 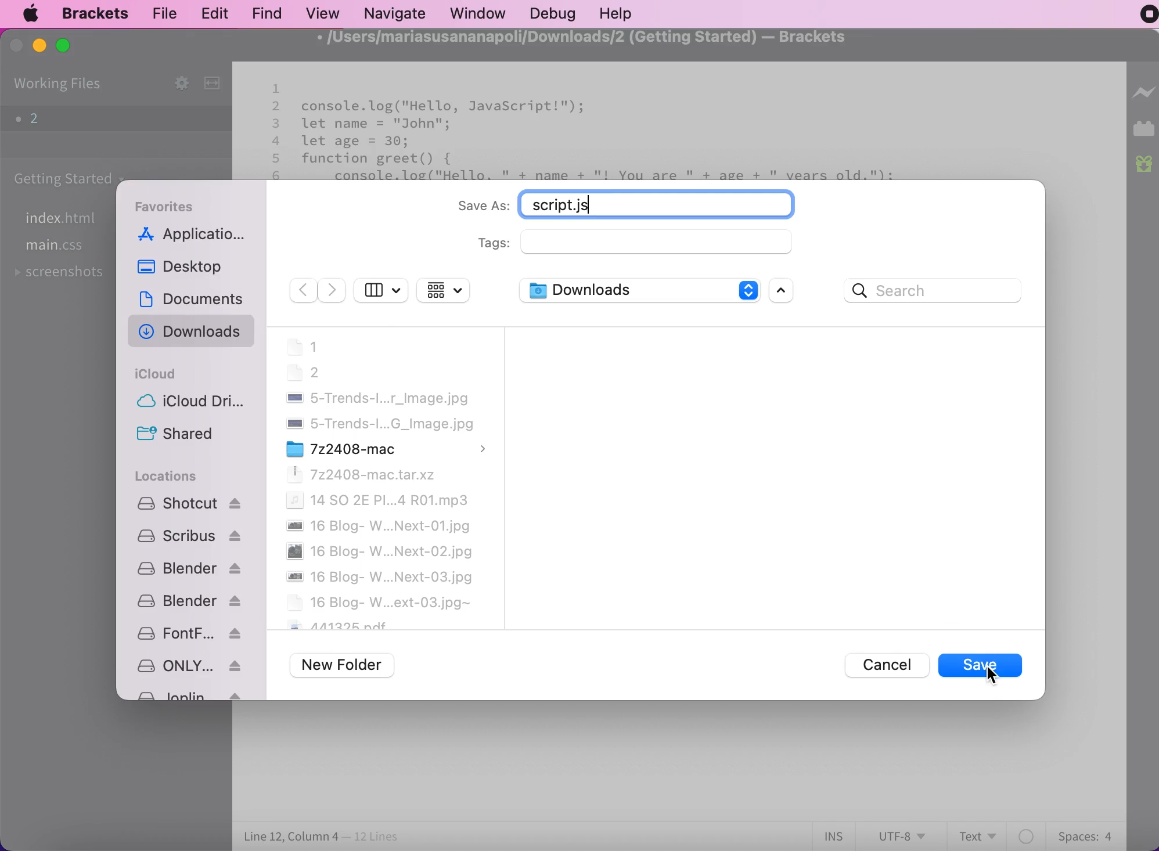 I want to click on 5-trends-I...r_image.jpg, so click(x=376, y=398).